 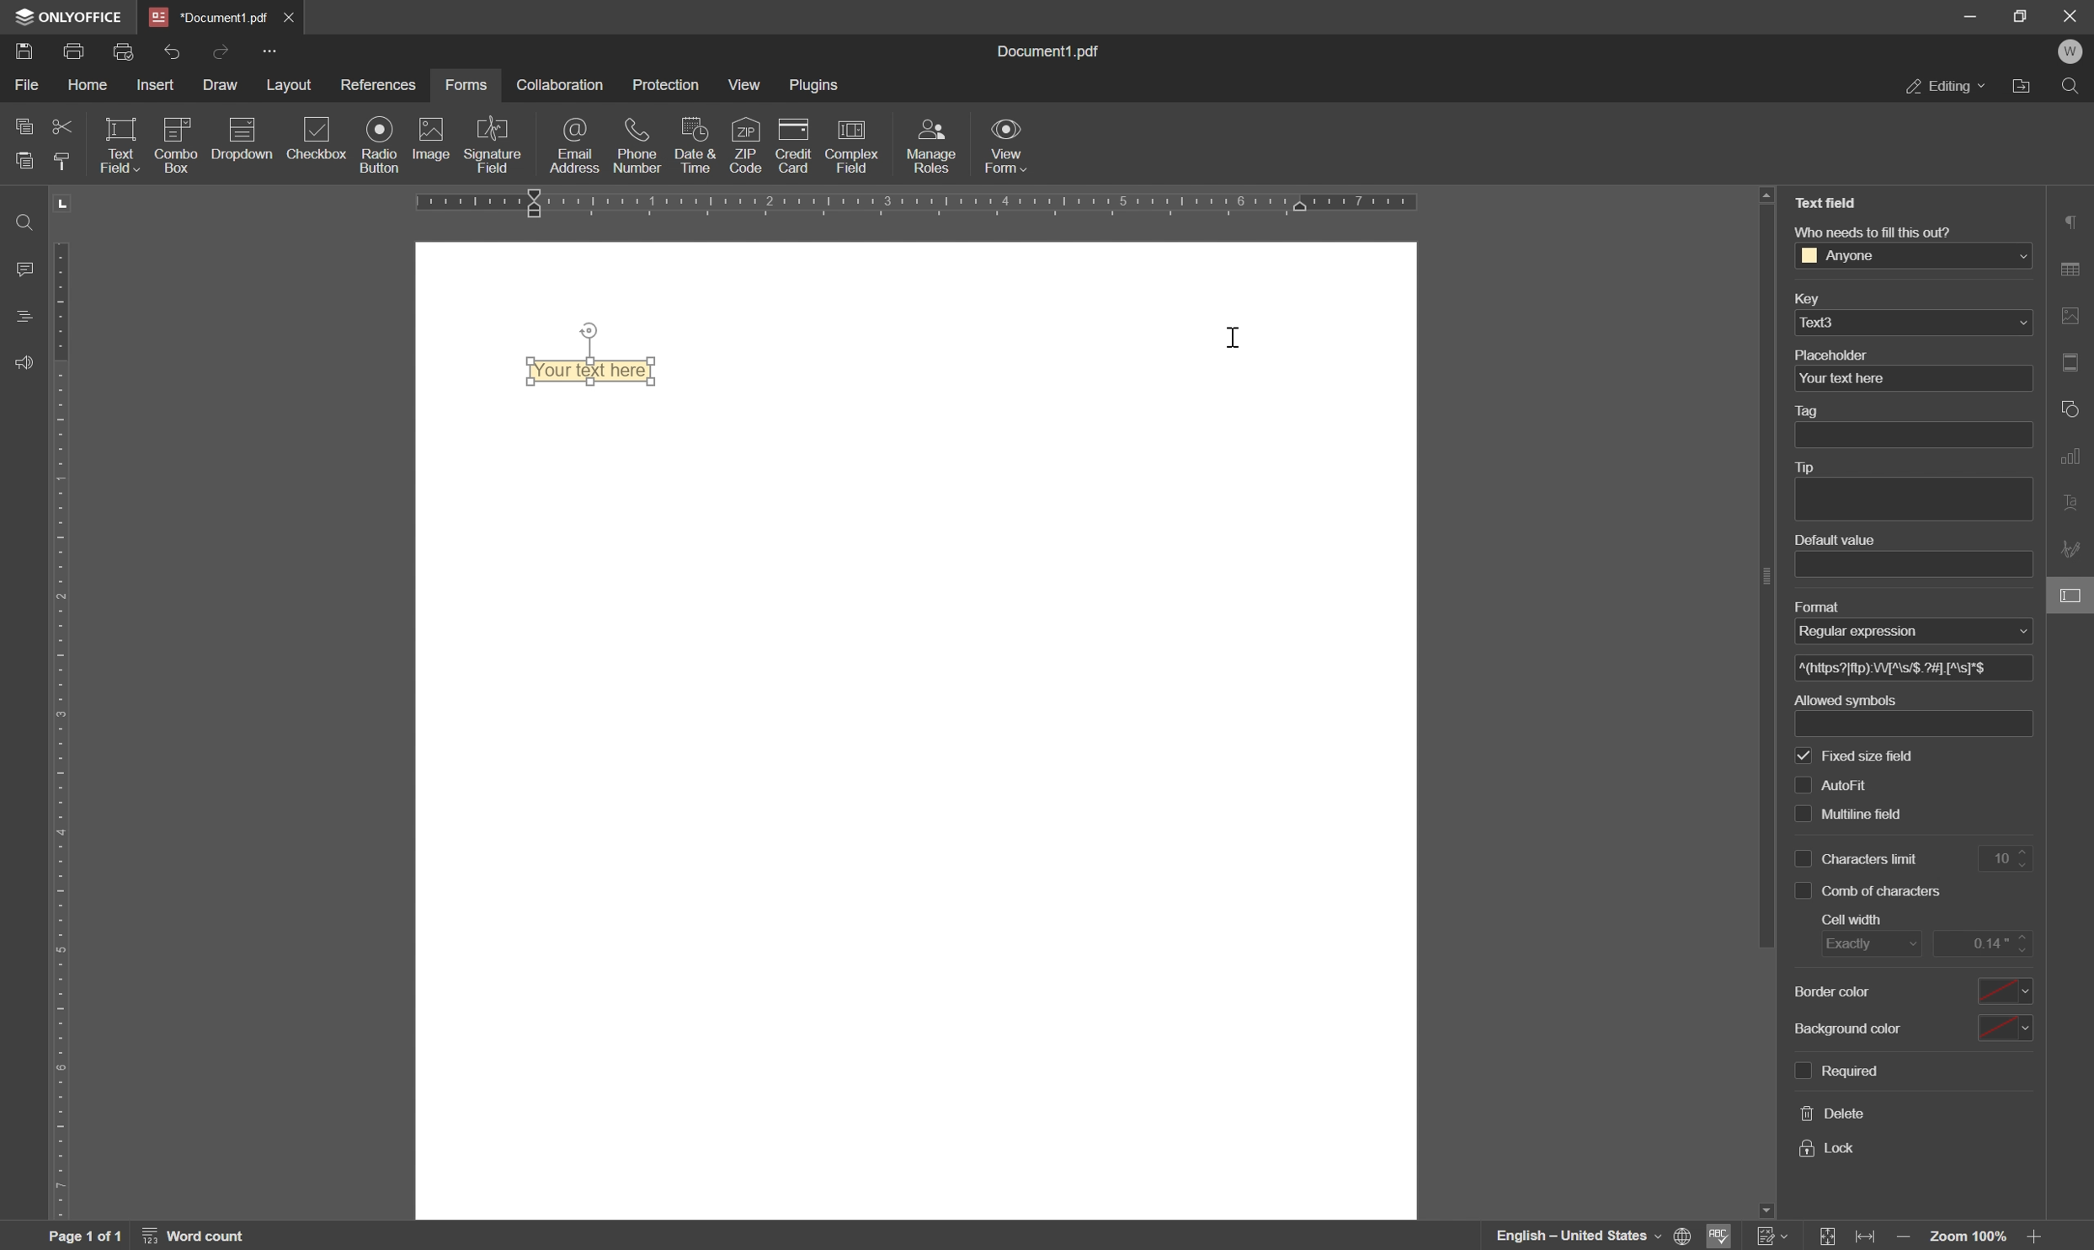 What do you see at coordinates (2022, 323) in the screenshot?
I see `drop down` at bounding box center [2022, 323].